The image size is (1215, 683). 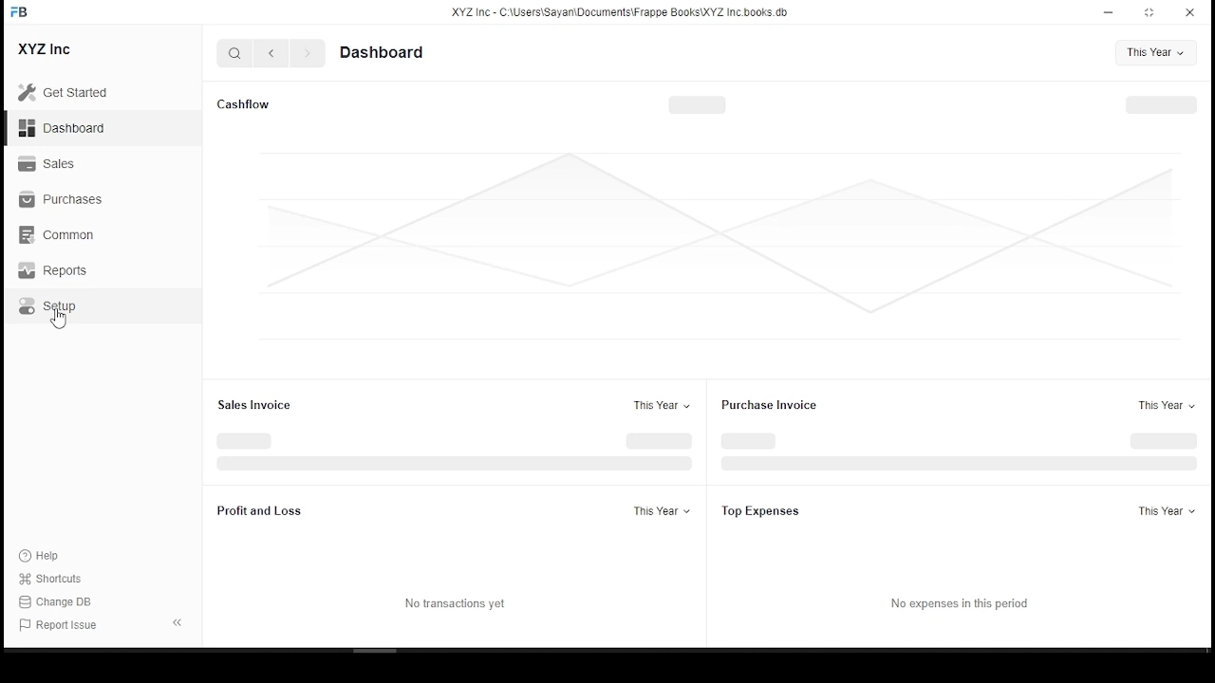 What do you see at coordinates (46, 49) in the screenshot?
I see `XYZ Inc` at bounding box center [46, 49].